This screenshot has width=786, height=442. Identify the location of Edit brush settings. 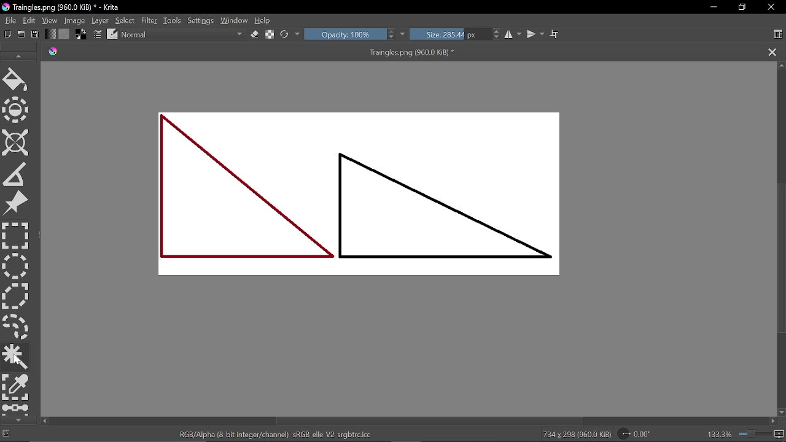
(98, 34).